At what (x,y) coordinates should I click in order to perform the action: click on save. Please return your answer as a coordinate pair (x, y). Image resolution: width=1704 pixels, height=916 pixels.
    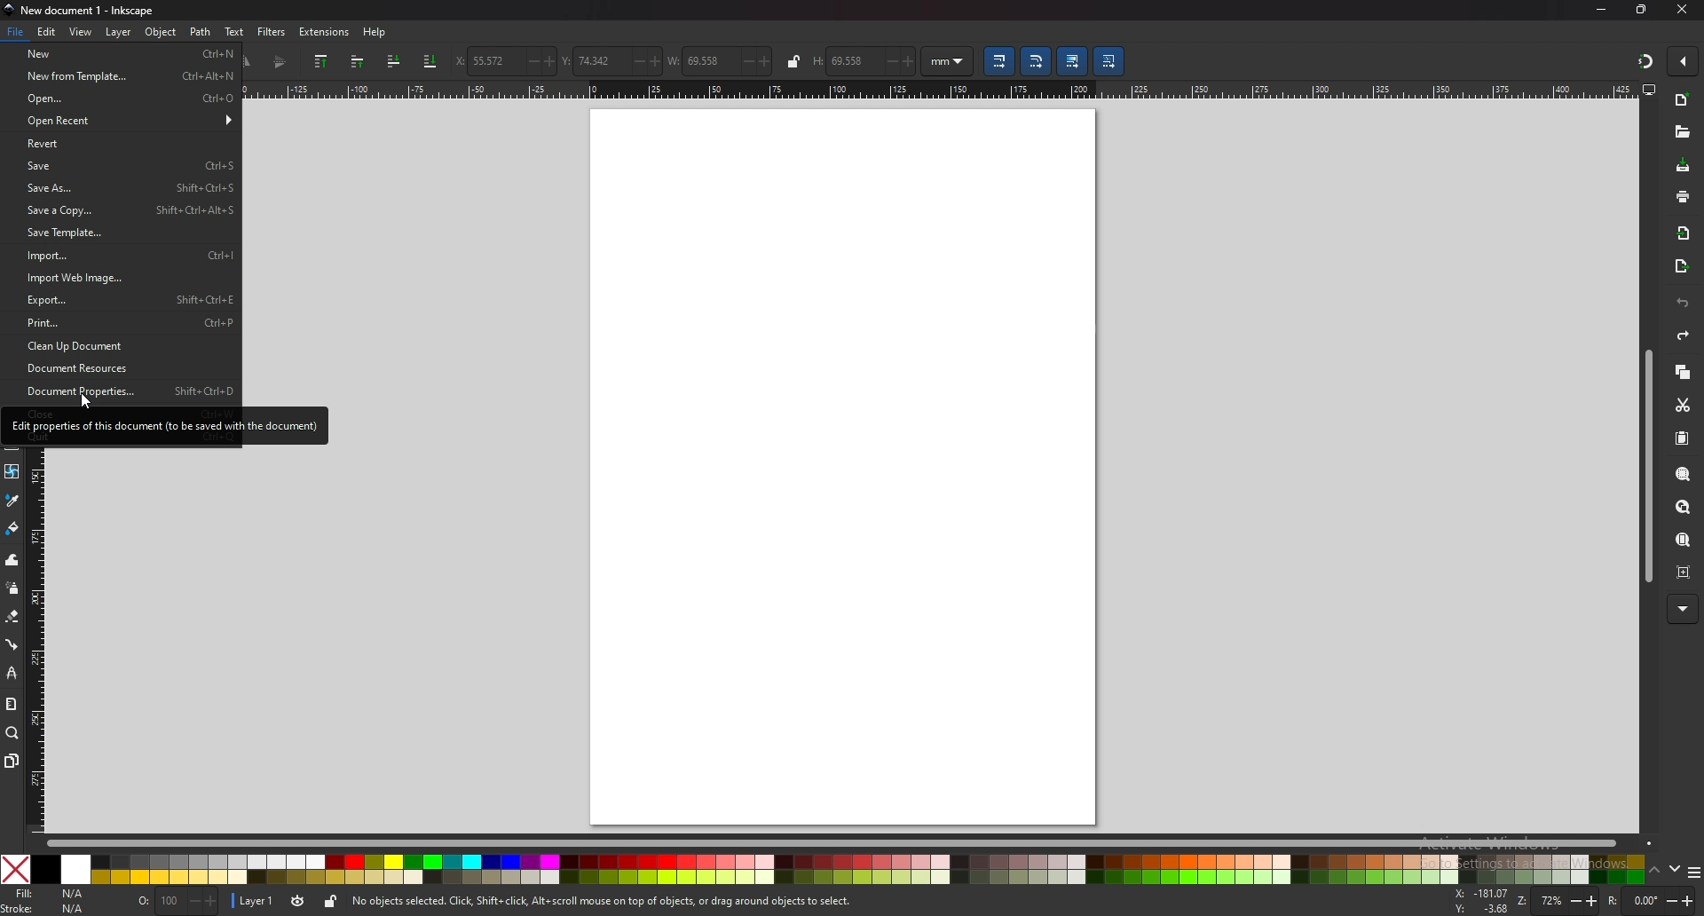
    Looking at the image, I should click on (1683, 165).